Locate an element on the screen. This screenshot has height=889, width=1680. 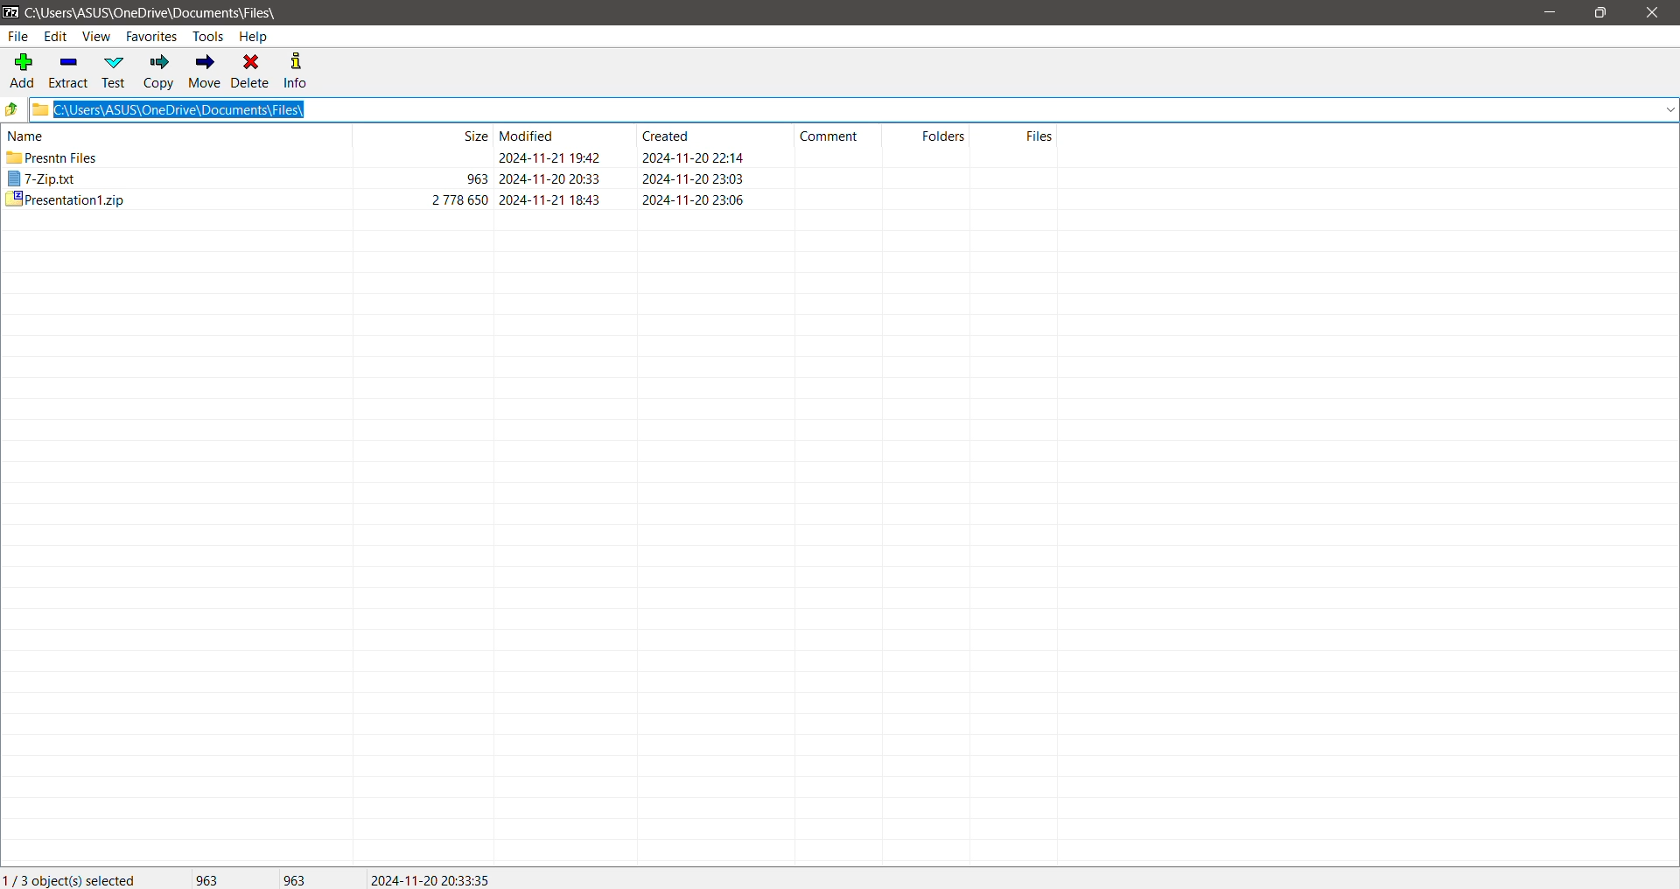
Move is located at coordinates (203, 72).